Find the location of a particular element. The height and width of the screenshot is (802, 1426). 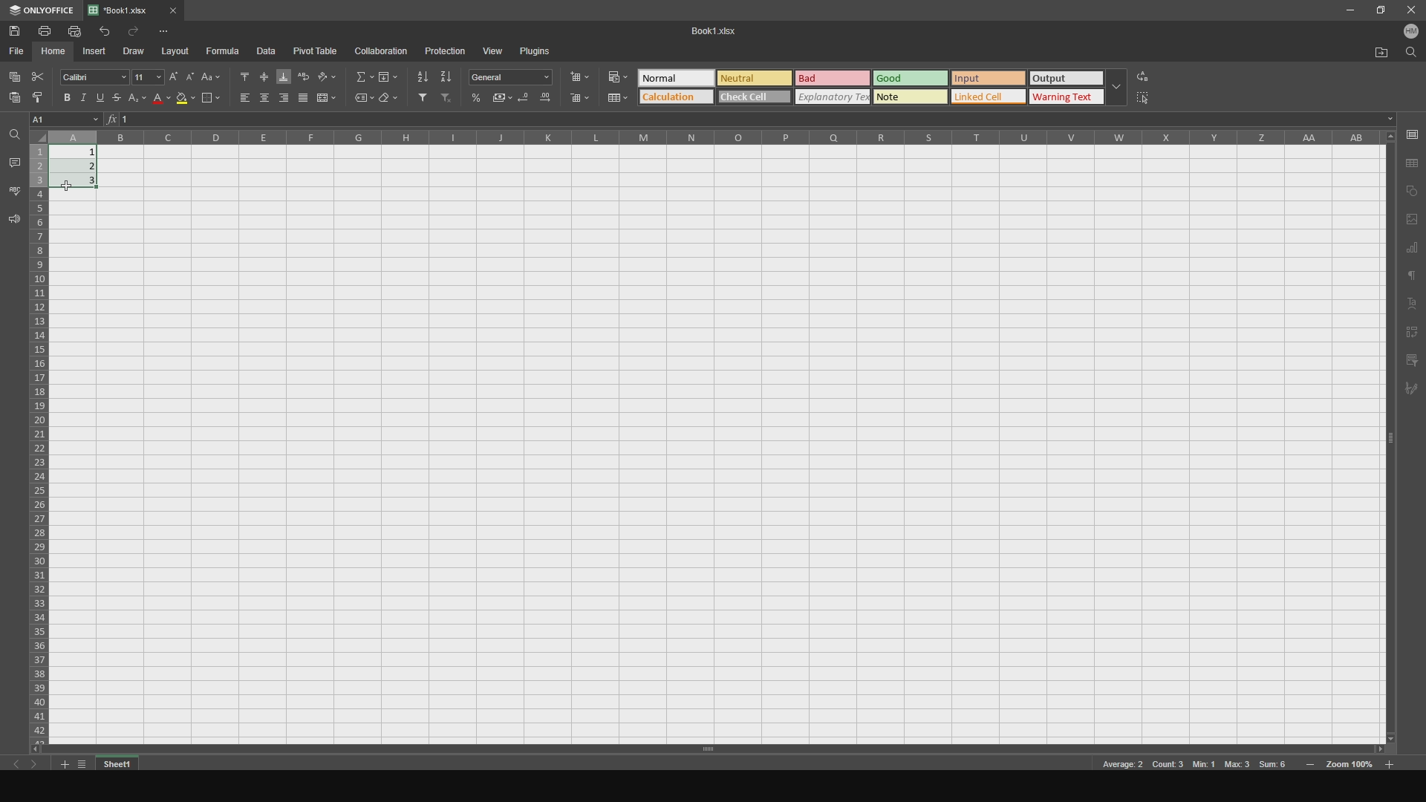

fill is located at coordinates (388, 76).